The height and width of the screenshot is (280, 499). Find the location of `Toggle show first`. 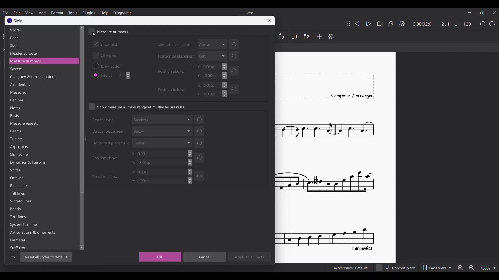

Toggle show first is located at coordinates (105, 44).